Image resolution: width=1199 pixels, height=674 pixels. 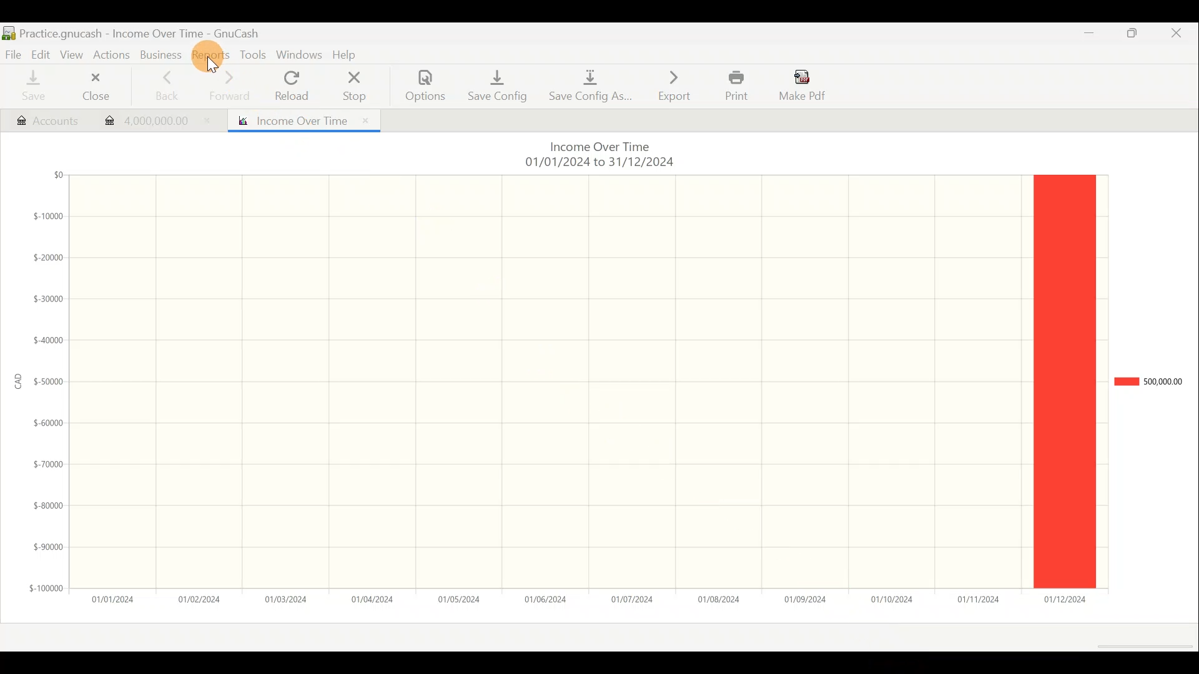 I want to click on Print, so click(x=733, y=85).